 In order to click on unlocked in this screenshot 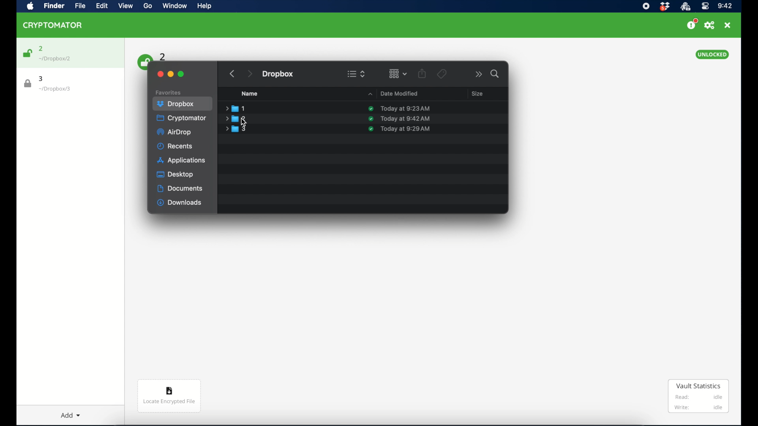, I will do `click(712, 54)`.